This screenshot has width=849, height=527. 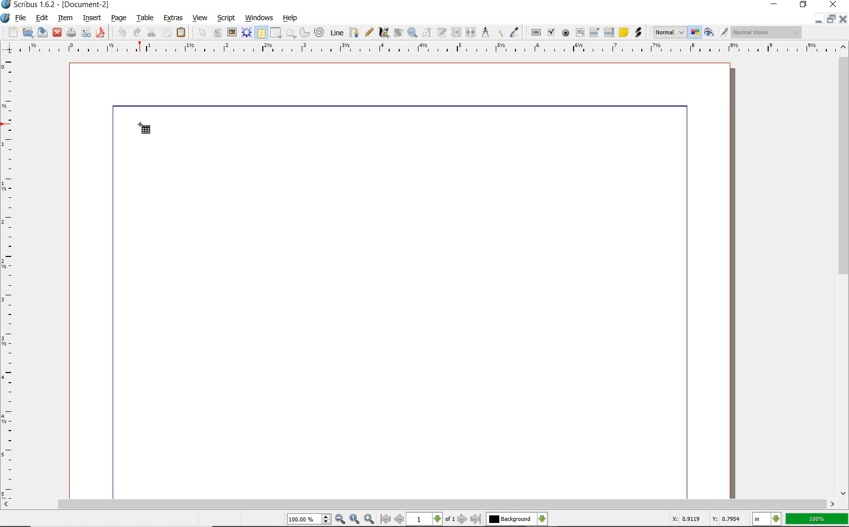 What do you see at coordinates (707, 33) in the screenshot?
I see `preview mode` at bounding box center [707, 33].